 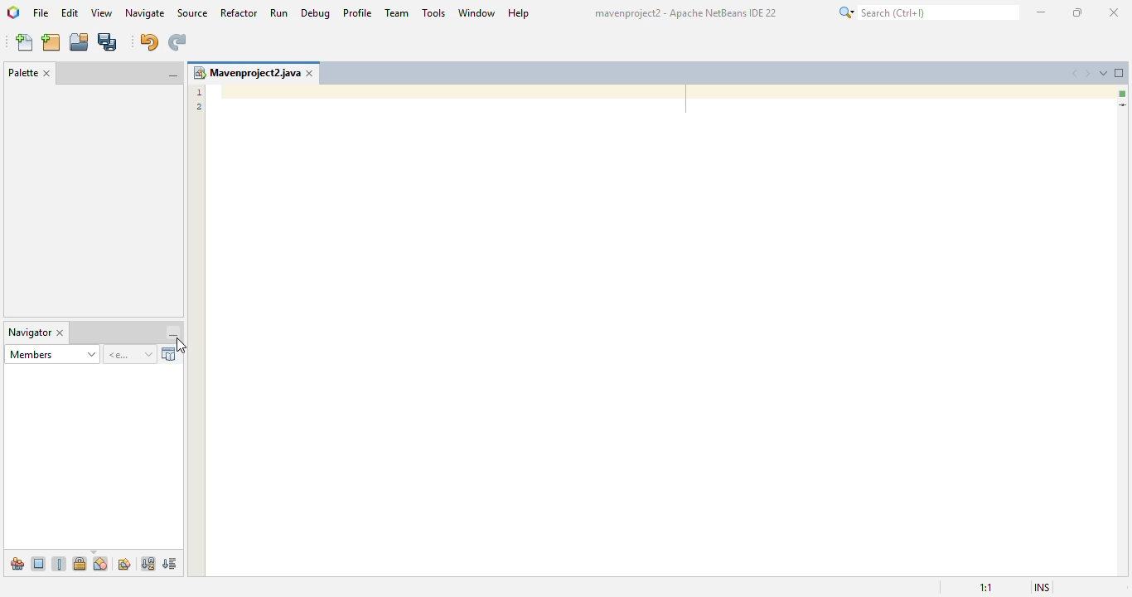 I want to click on close window, so click(x=60, y=333).